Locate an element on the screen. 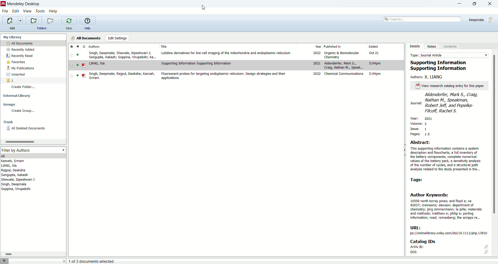  published in is located at coordinates (333, 46).